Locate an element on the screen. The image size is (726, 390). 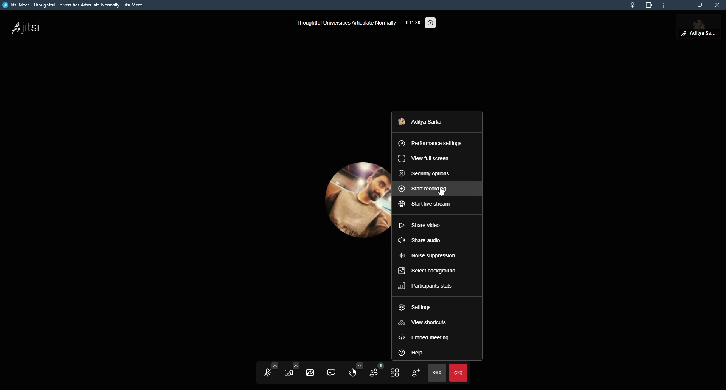
share audio is located at coordinates (423, 240).